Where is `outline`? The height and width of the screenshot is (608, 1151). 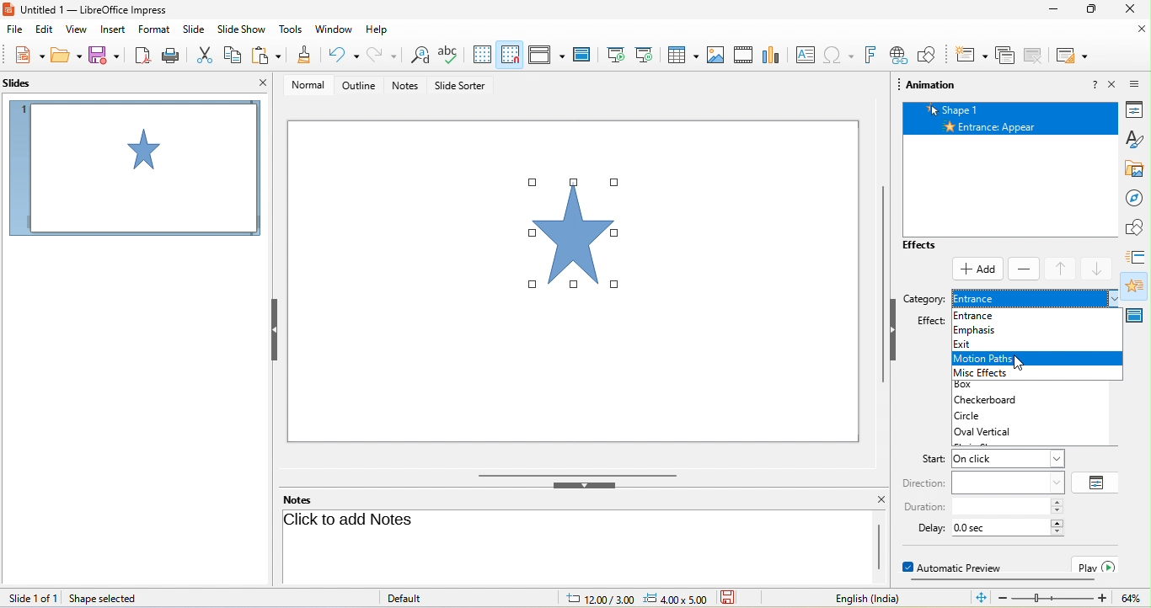 outline is located at coordinates (361, 88).